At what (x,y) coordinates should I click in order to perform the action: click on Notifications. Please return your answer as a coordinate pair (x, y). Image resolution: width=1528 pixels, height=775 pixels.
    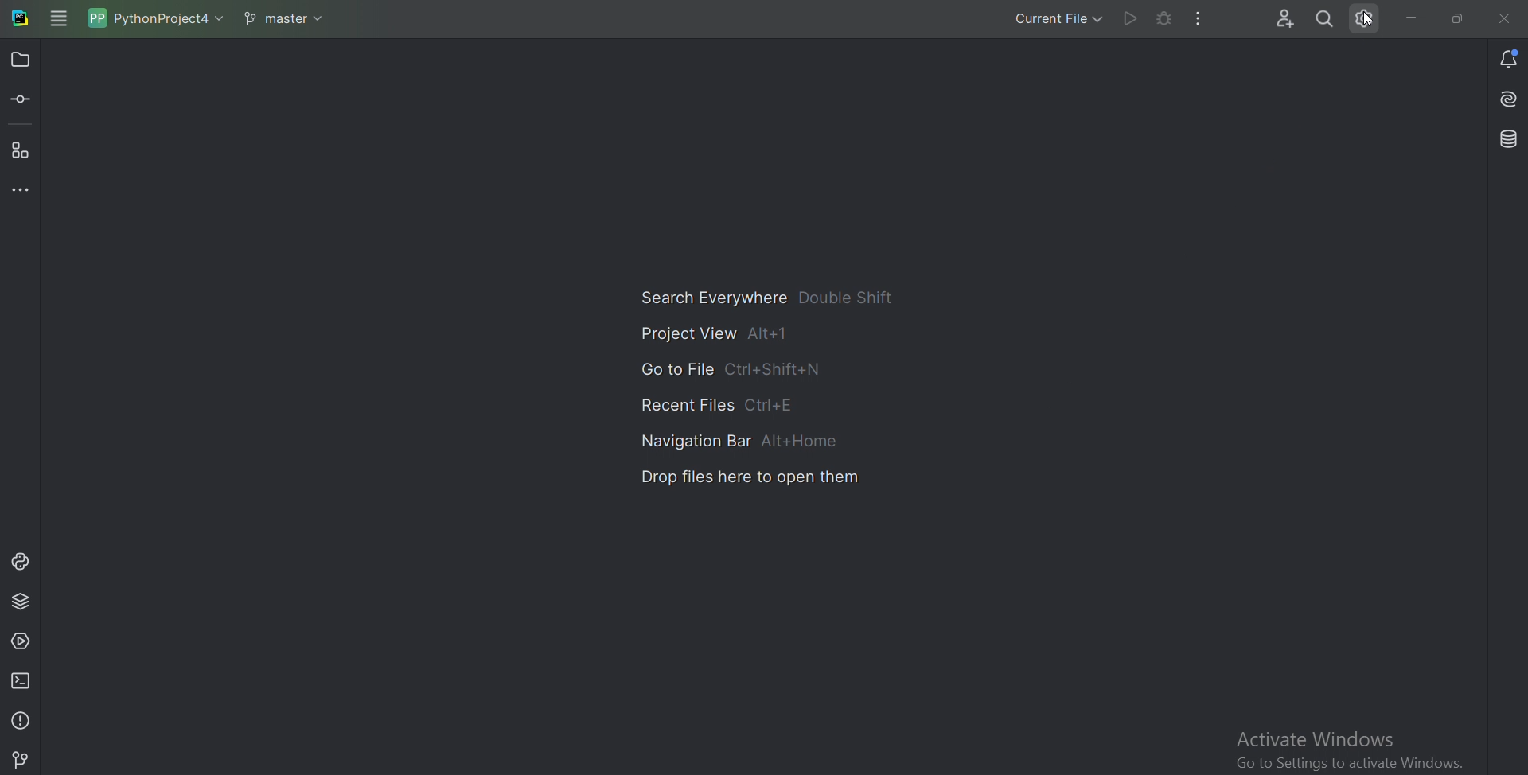
    Looking at the image, I should click on (1498, 60).